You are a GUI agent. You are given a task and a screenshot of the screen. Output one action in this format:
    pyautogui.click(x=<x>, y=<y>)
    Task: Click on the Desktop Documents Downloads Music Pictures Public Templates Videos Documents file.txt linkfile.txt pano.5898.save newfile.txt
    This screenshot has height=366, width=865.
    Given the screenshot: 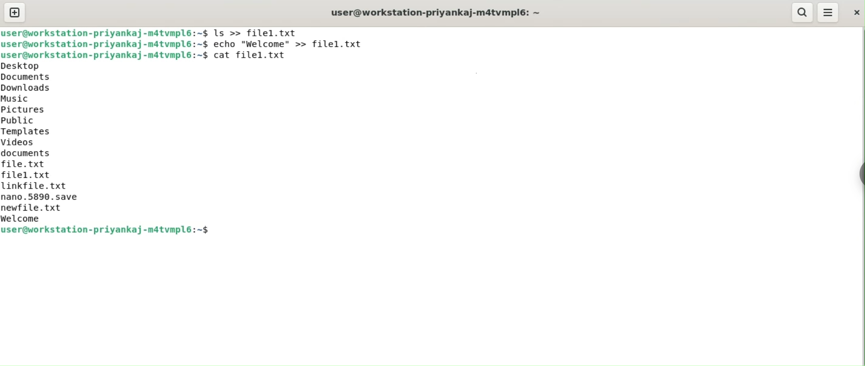 What is the action you would take?
    pyautogui.click(x=46, y=136)
    